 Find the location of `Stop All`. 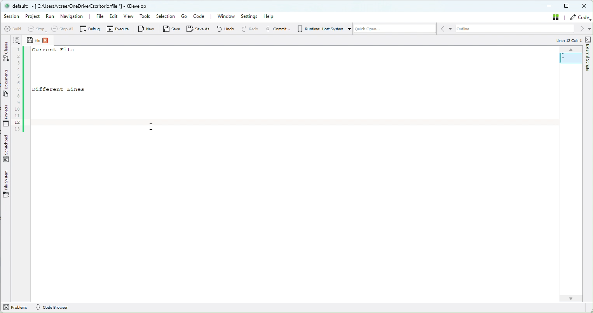

Stop All is located at coordinates (62, 28).